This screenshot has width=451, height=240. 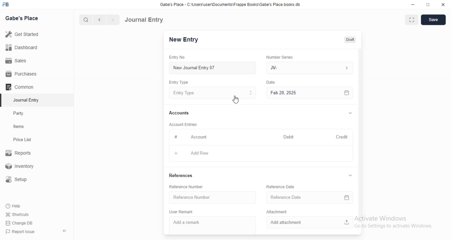 What do you see at coordinates (350, 40) in the screenshot?
I see `Draft` at bounding box center [350, 40].